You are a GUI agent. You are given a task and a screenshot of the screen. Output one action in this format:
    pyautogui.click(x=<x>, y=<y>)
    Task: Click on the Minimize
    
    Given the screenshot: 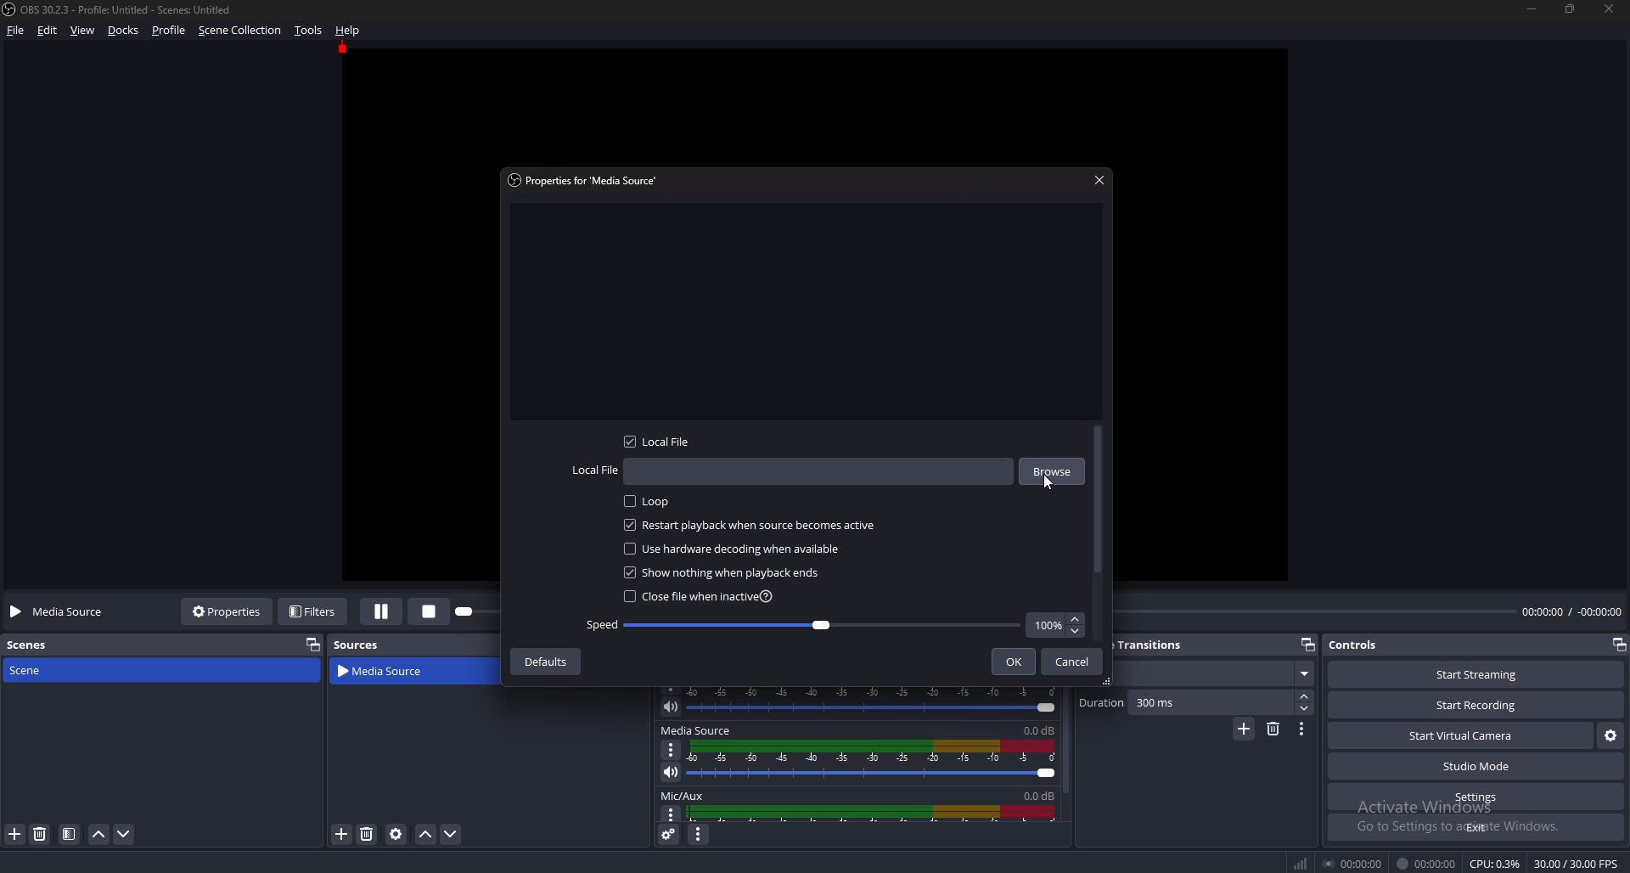 What is the action you would take?
    pyautogui.click(x=1531, y=8)
    